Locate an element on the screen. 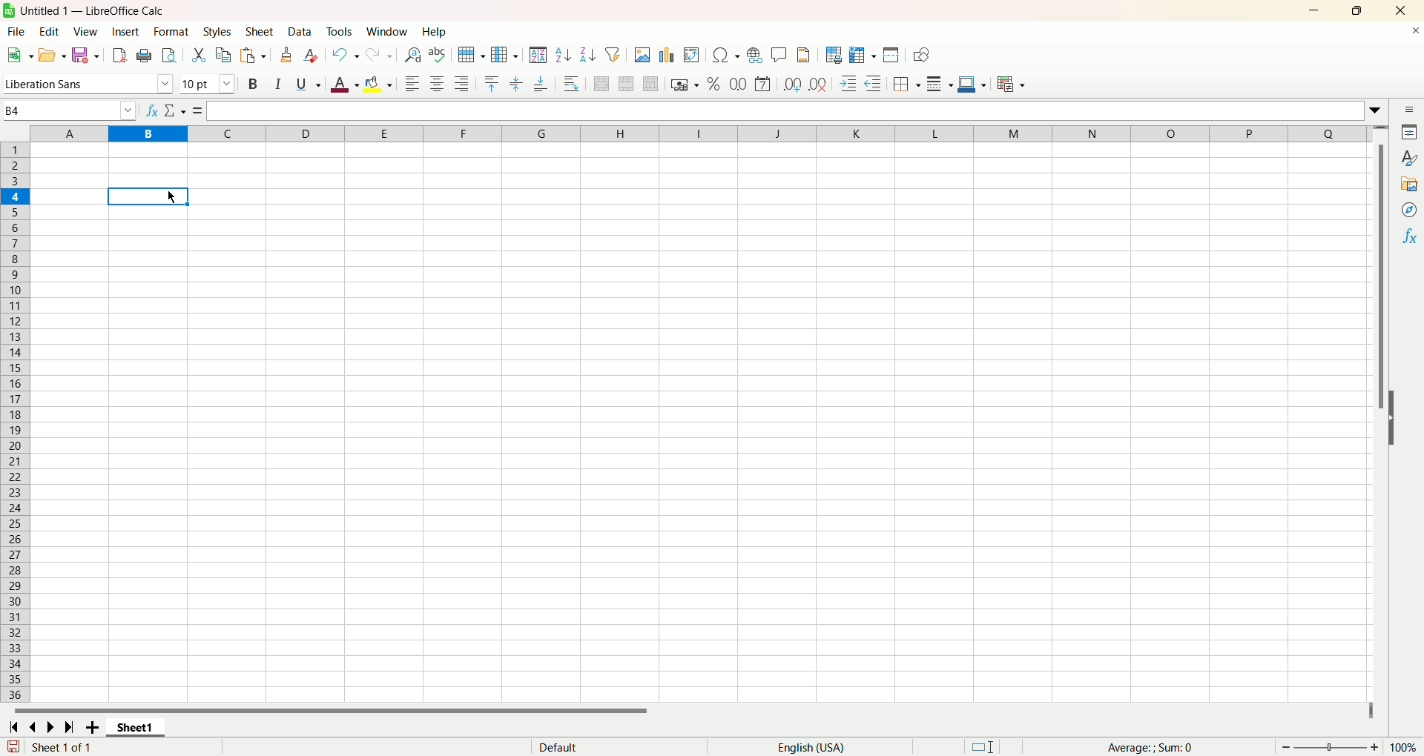  sheet is located at coordinates (260, 33).